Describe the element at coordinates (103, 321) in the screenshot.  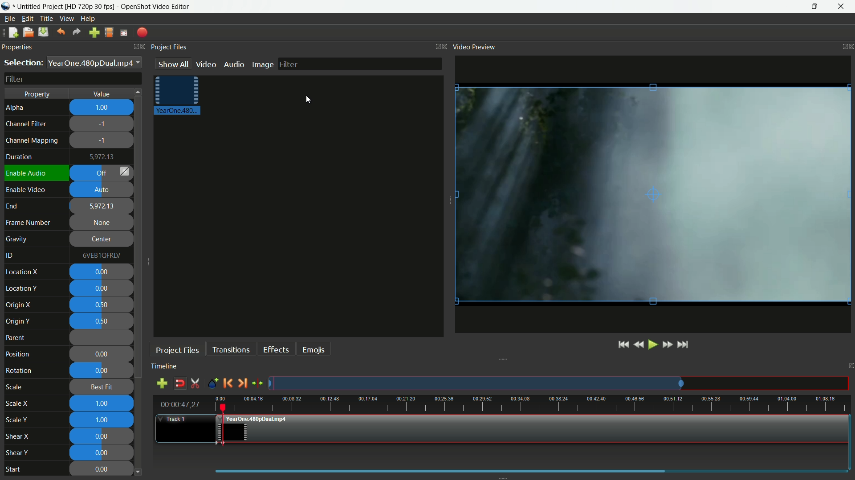
I see `0.50` at that location.